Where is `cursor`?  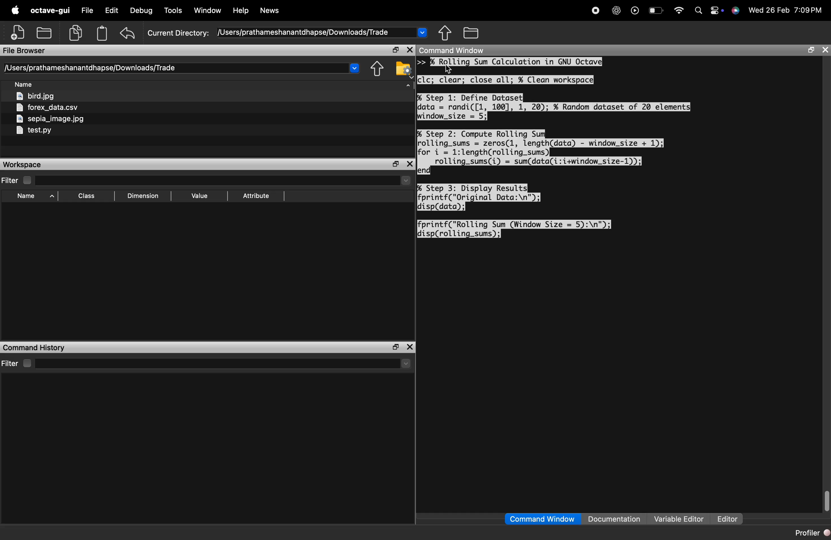 cursor is located at coordinates (449, 70).